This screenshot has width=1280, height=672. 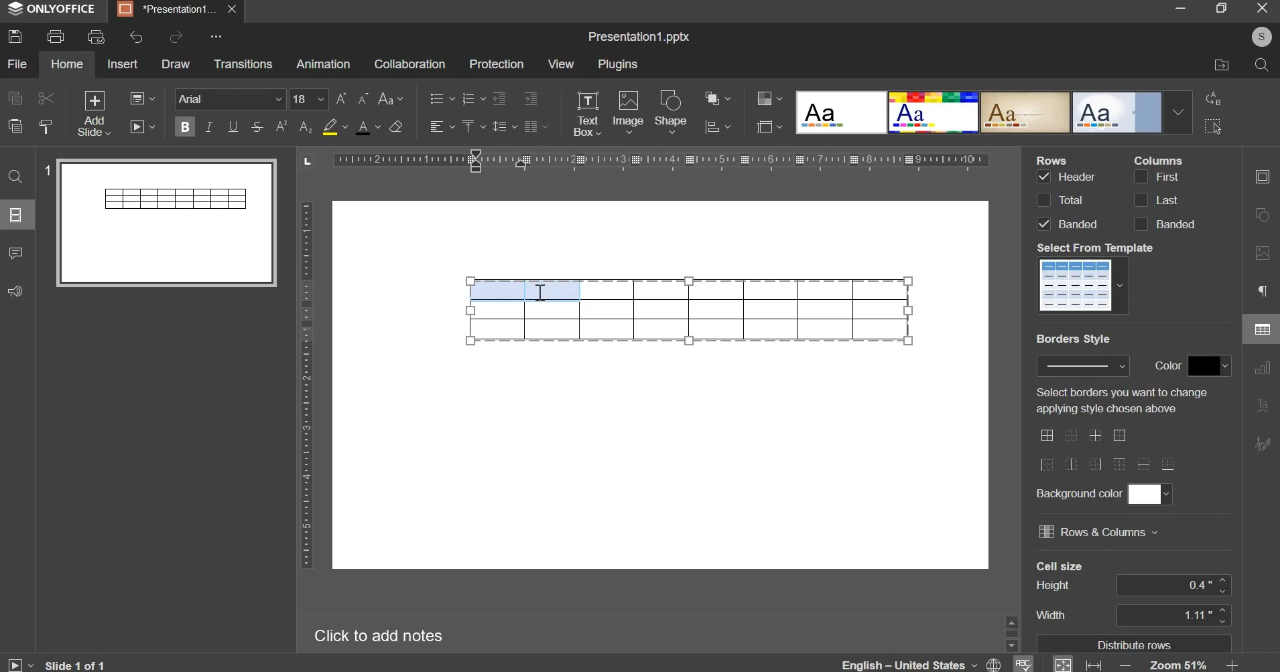 I want to click on Slide 1 of 1, so click(x=56, y=665).